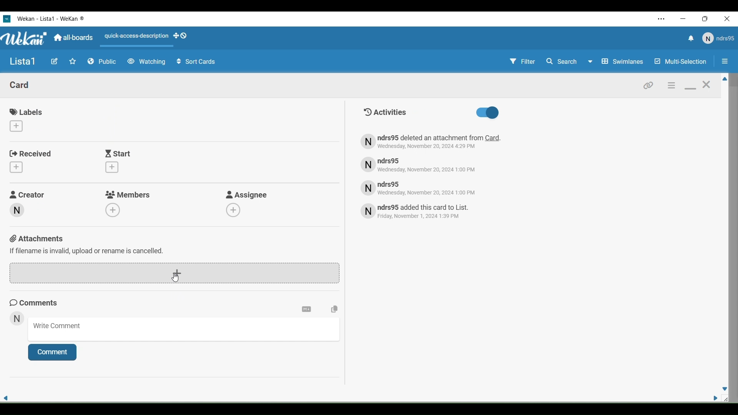 The image size is (738, 415). What do you see at coordinates (17, 320) in the screenshot?
I see `User` at bounding box center [17, 320].